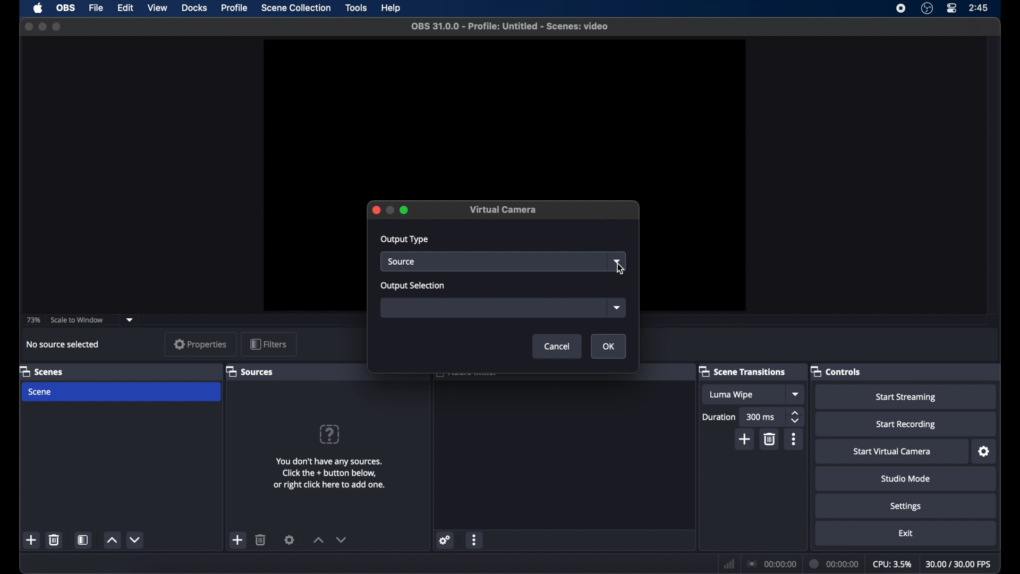 This screenshot has width=1020, height=574. Describe the element at coordinates (891, 563) in the screenshot. I see `cpu` at that location.